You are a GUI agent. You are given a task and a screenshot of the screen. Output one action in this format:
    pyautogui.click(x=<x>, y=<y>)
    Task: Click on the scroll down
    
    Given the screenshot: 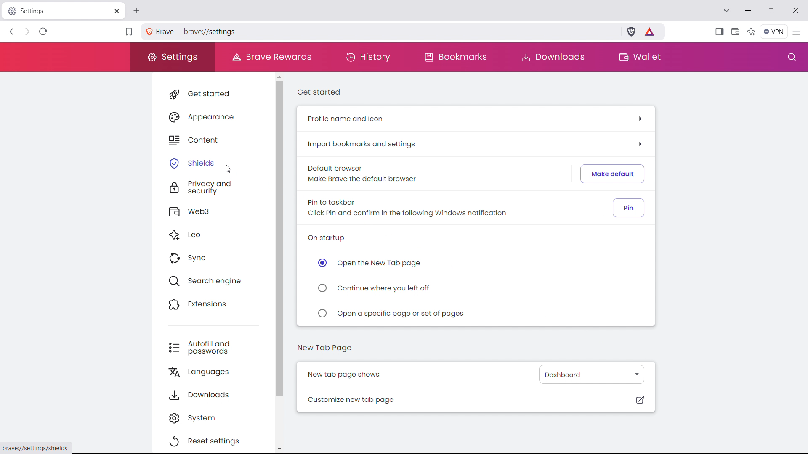 What is the action you would take?
    pyautogui.click(x=279, y=448)
    